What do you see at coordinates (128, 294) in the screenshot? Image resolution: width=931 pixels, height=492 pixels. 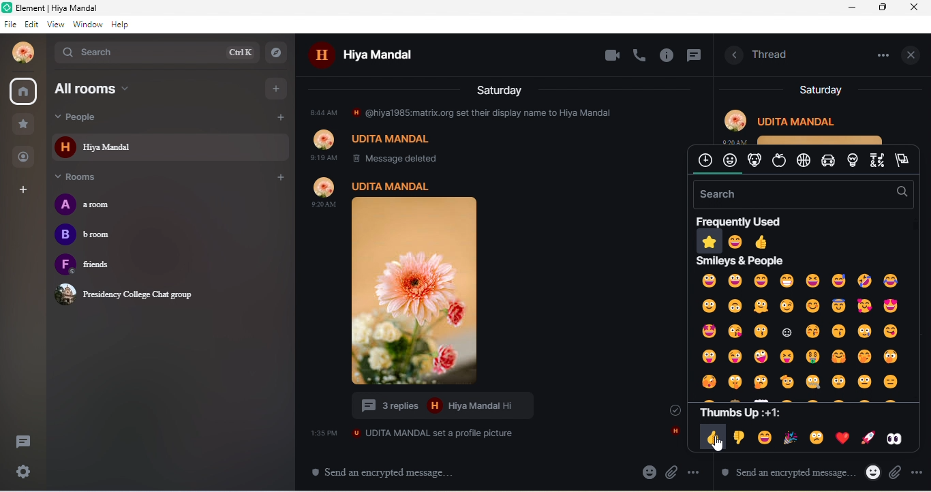 I see `presidency college chat group` at bounding box center [128, 294].